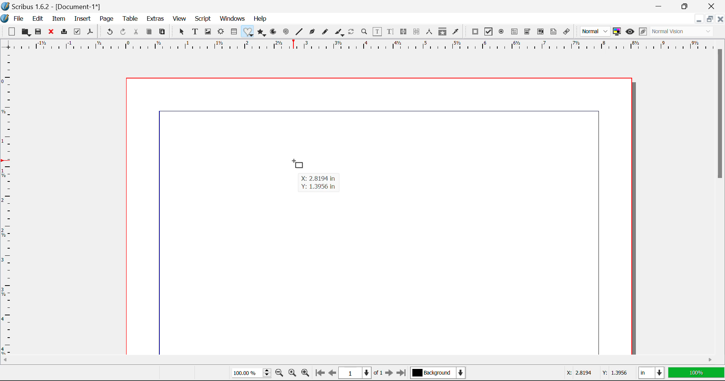 The image size is (725, 381). Describe the element at coordinates (651, 373) in the screenshot. I see `Measurement Units` at that location.